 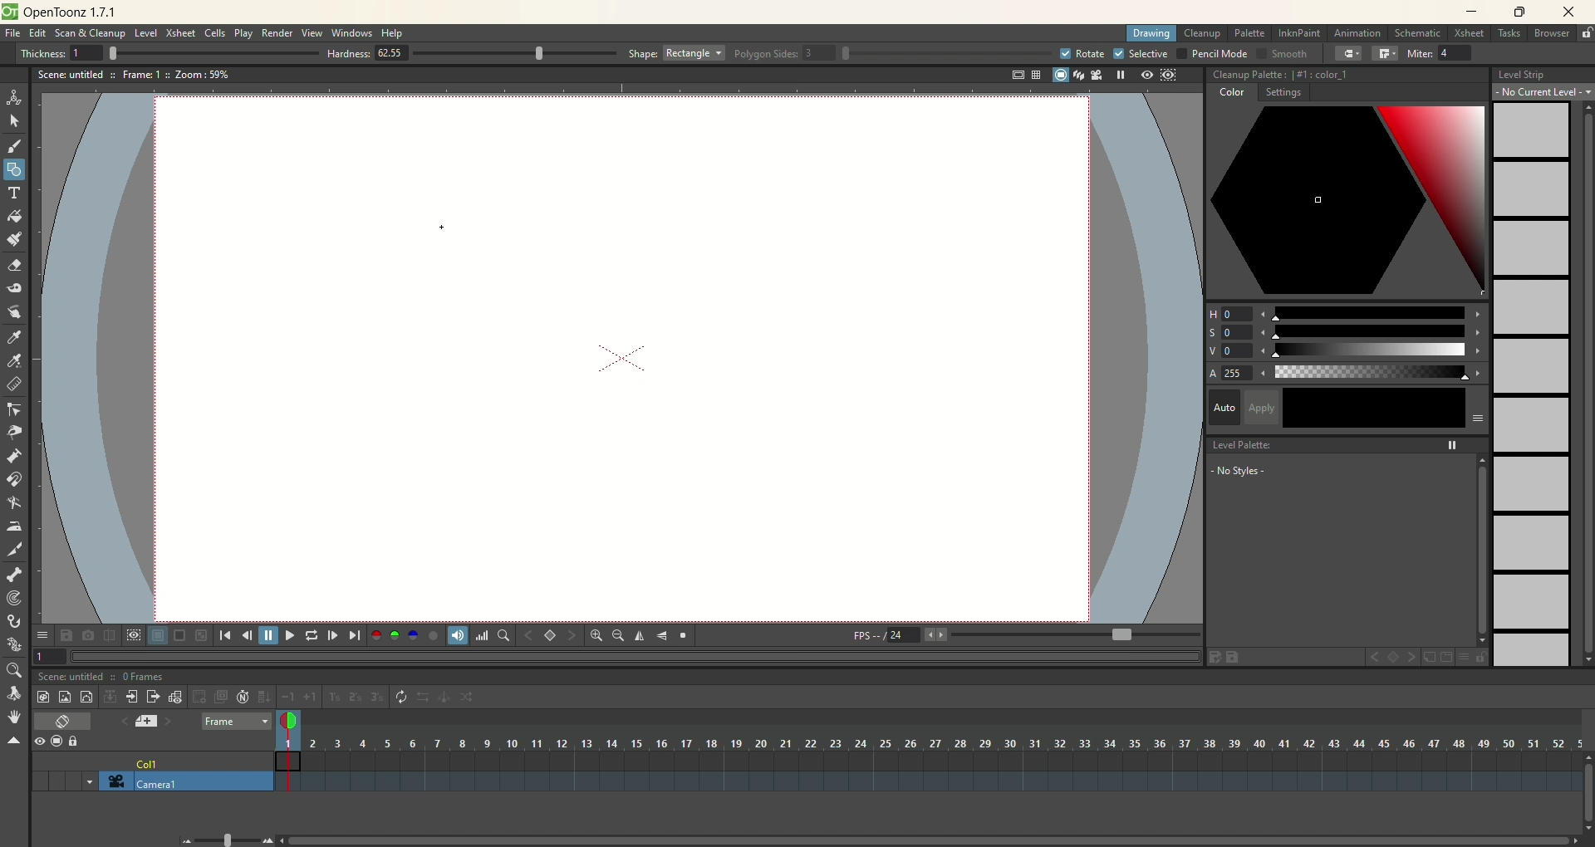 What do you see at coordinates (145, 721) in the screenshot?
I see `add new memo` at bounding box center [145, 721].